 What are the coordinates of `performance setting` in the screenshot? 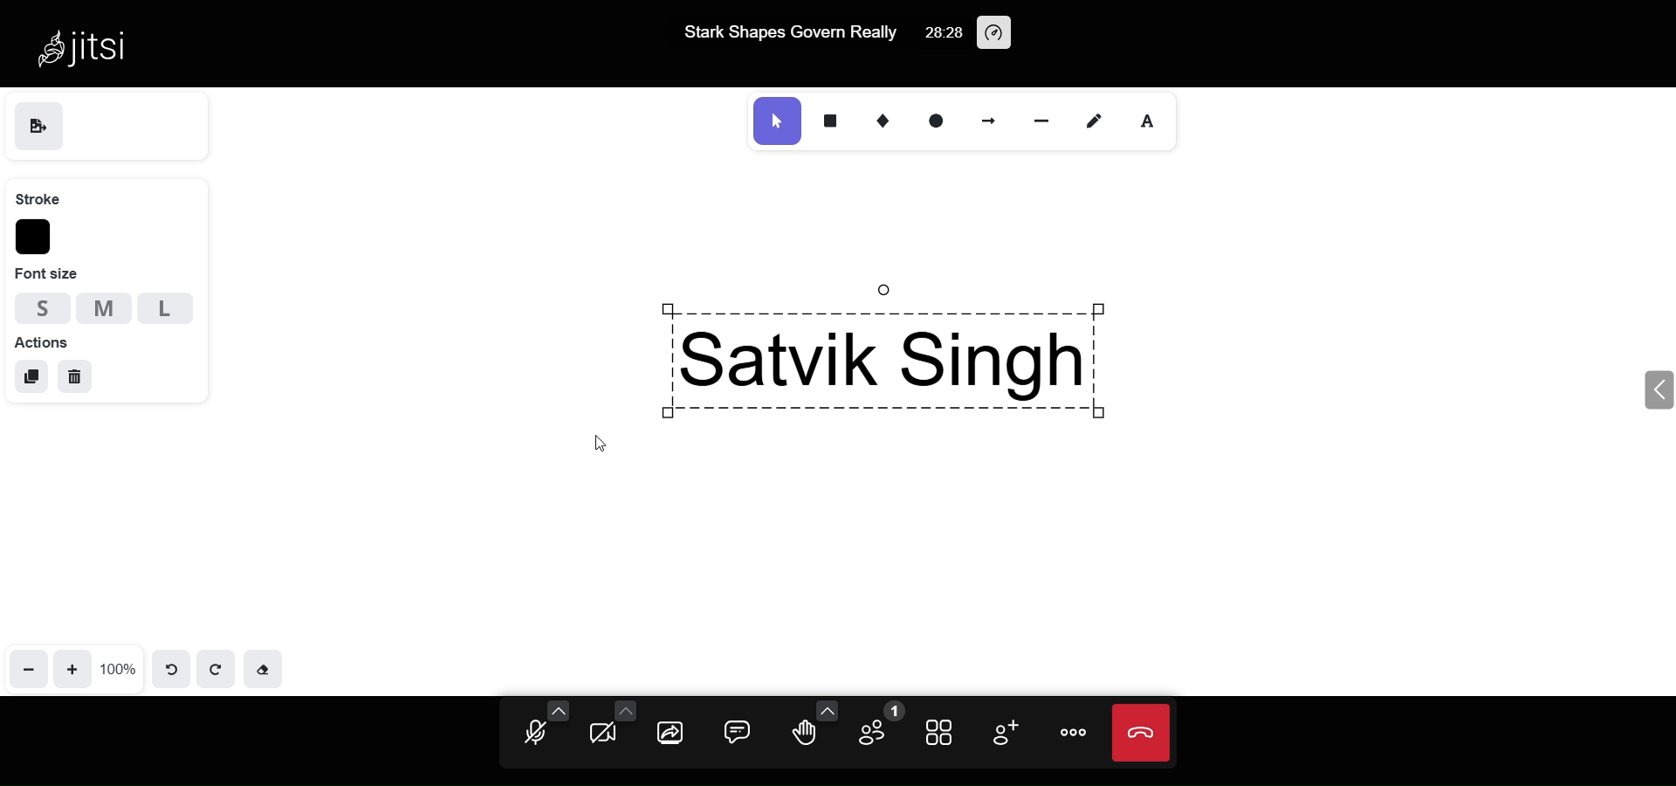 It's located at (999, 34).